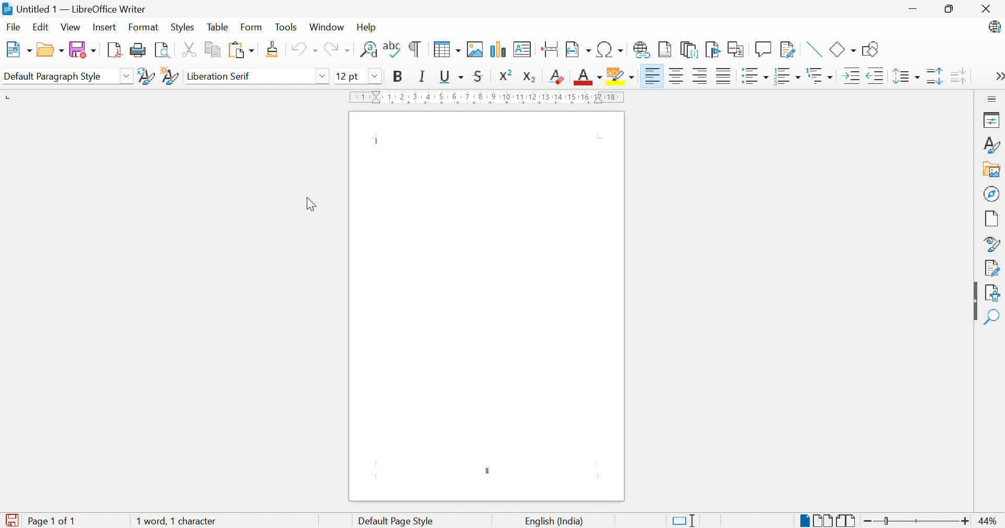  I want to click on Find and replace, so click(367, 51).